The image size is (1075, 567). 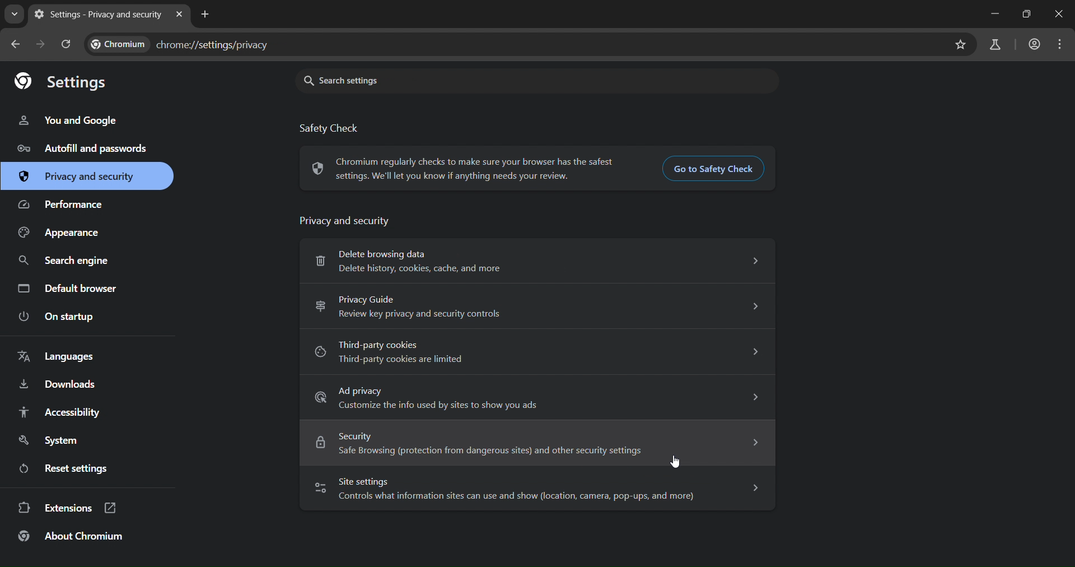 I want to click on privacy and security, so click(x=78, y=175).